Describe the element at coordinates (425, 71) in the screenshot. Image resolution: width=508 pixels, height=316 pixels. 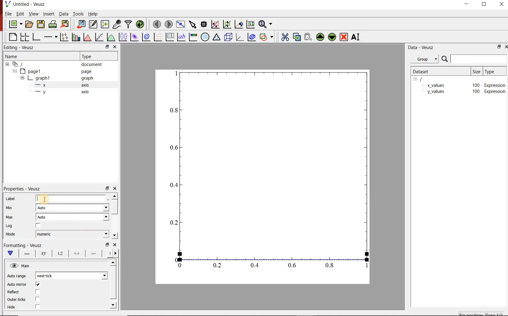
I see `dataset` at that location.